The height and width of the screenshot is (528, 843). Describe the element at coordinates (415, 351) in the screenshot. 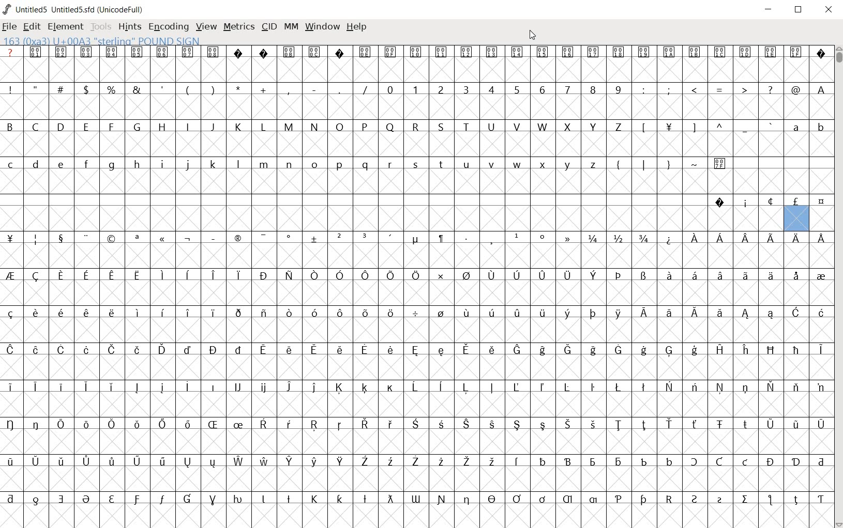

I see `Symbol` at that location.